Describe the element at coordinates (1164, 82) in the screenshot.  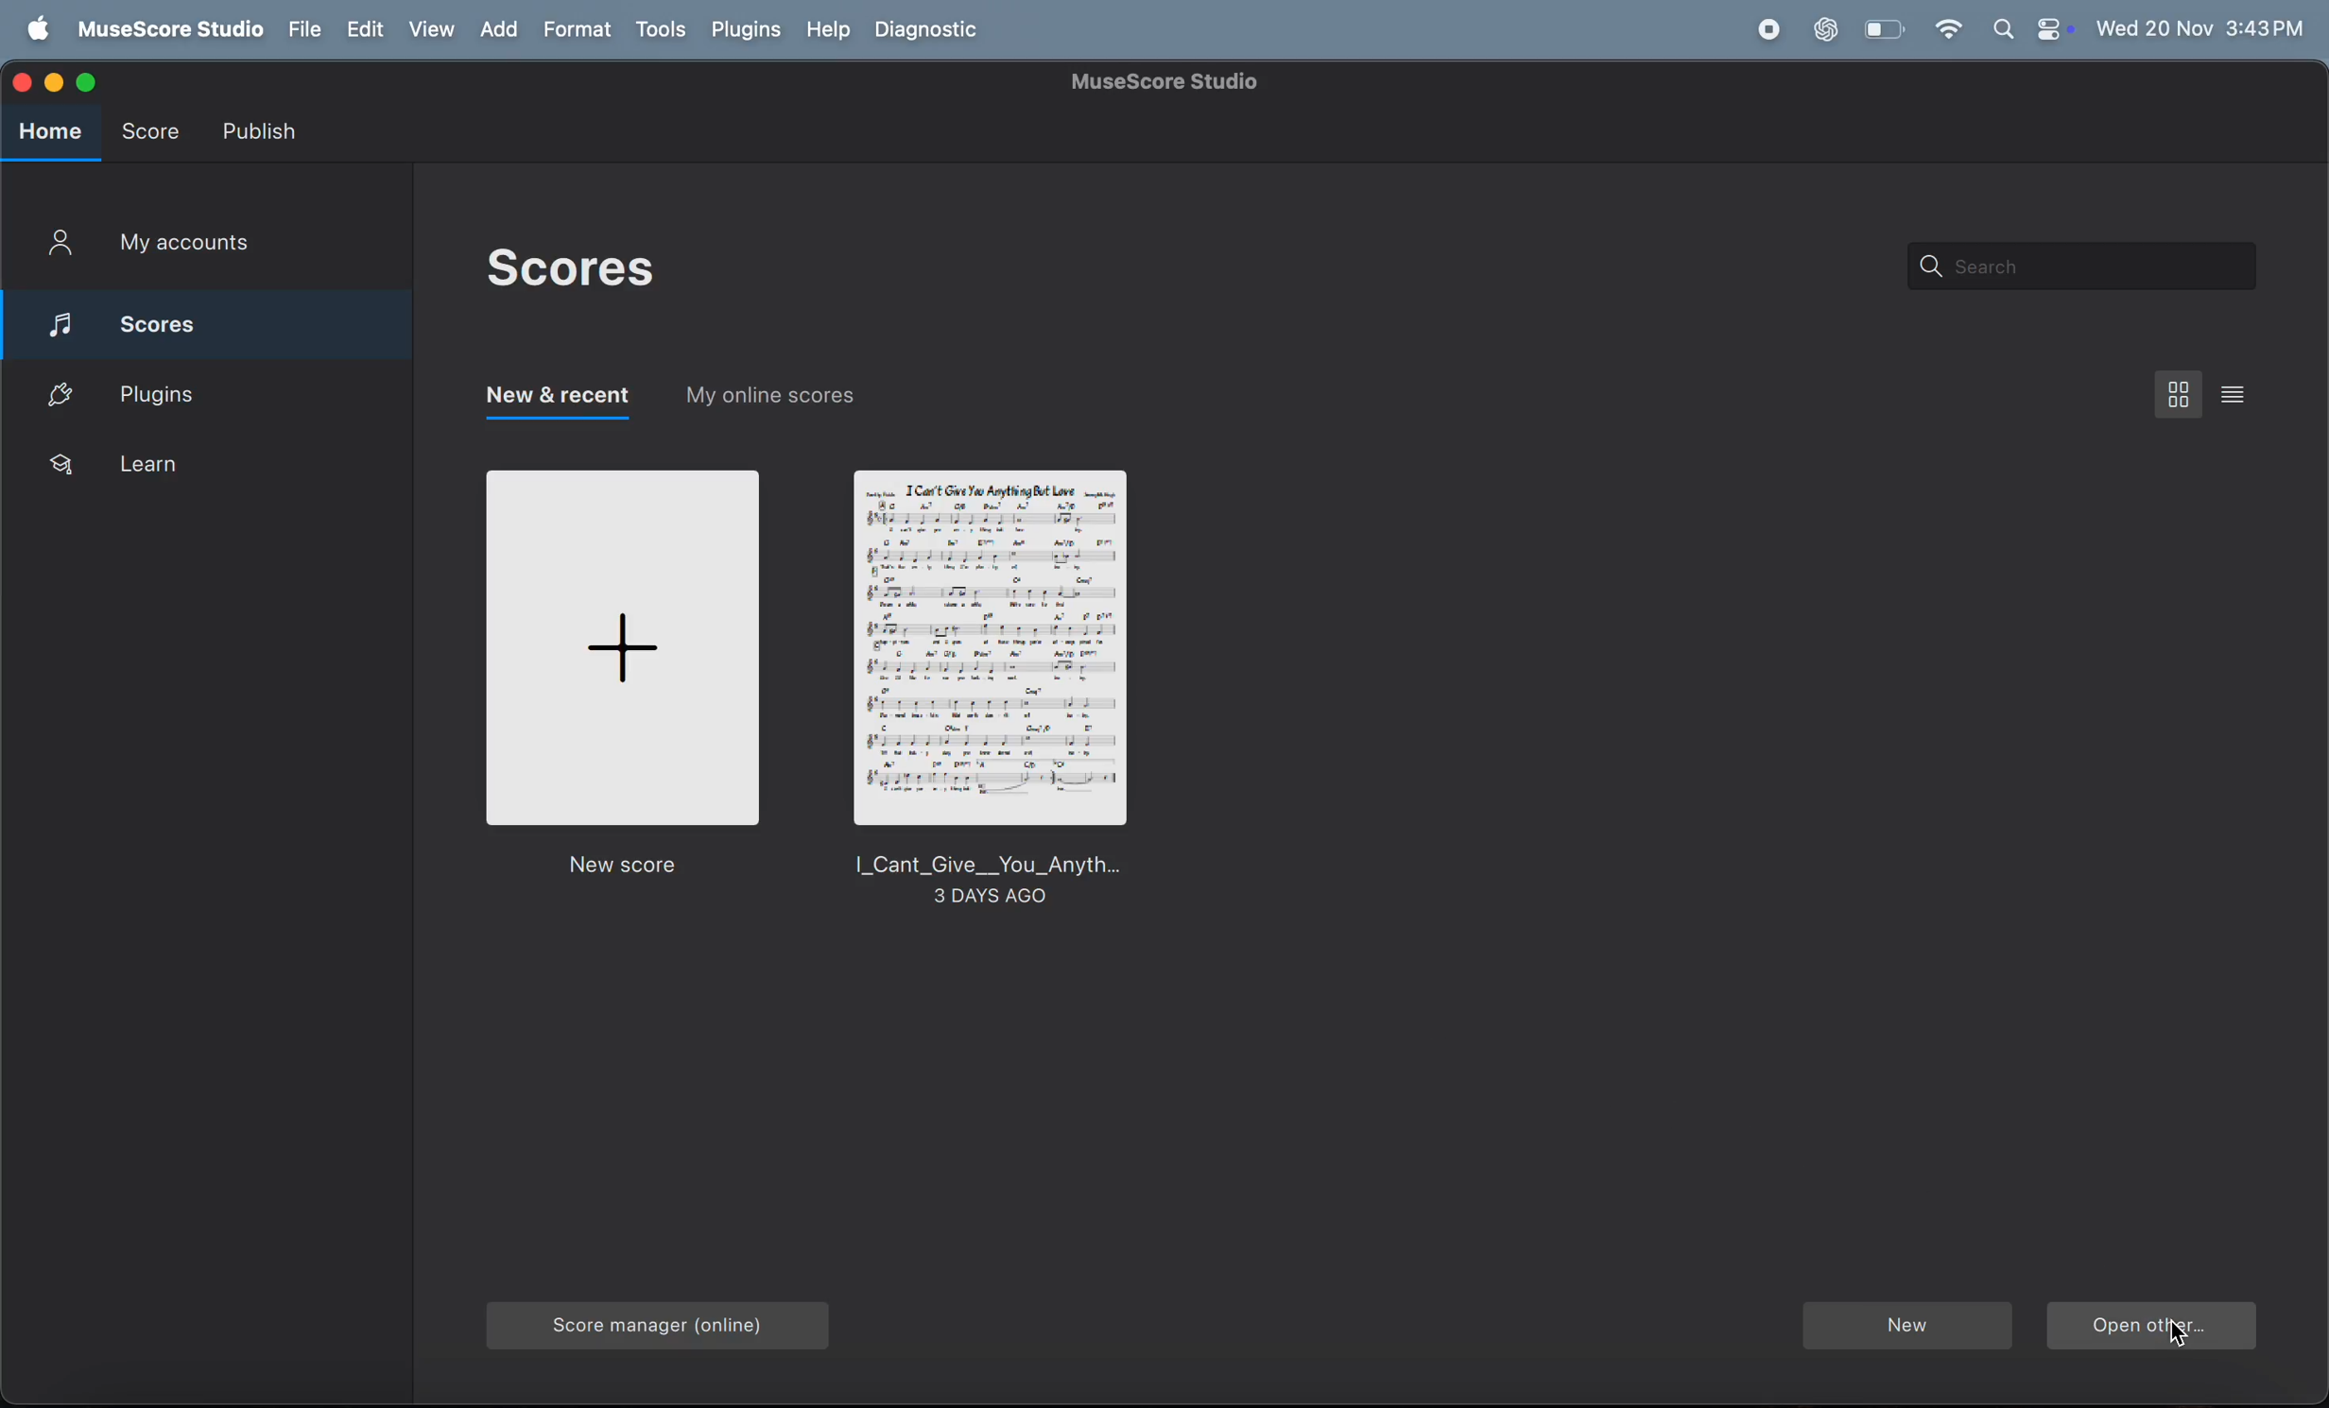
I see `musescore title` at that location.